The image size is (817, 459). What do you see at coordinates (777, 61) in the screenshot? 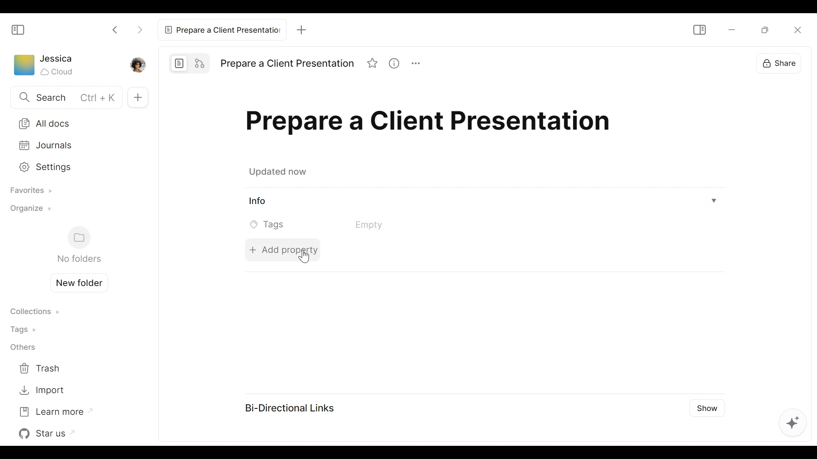
I see `Share` at bounding box center [777, 61].